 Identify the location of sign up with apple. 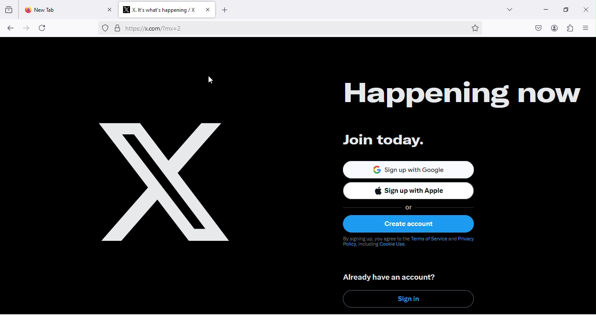
(413, 192).